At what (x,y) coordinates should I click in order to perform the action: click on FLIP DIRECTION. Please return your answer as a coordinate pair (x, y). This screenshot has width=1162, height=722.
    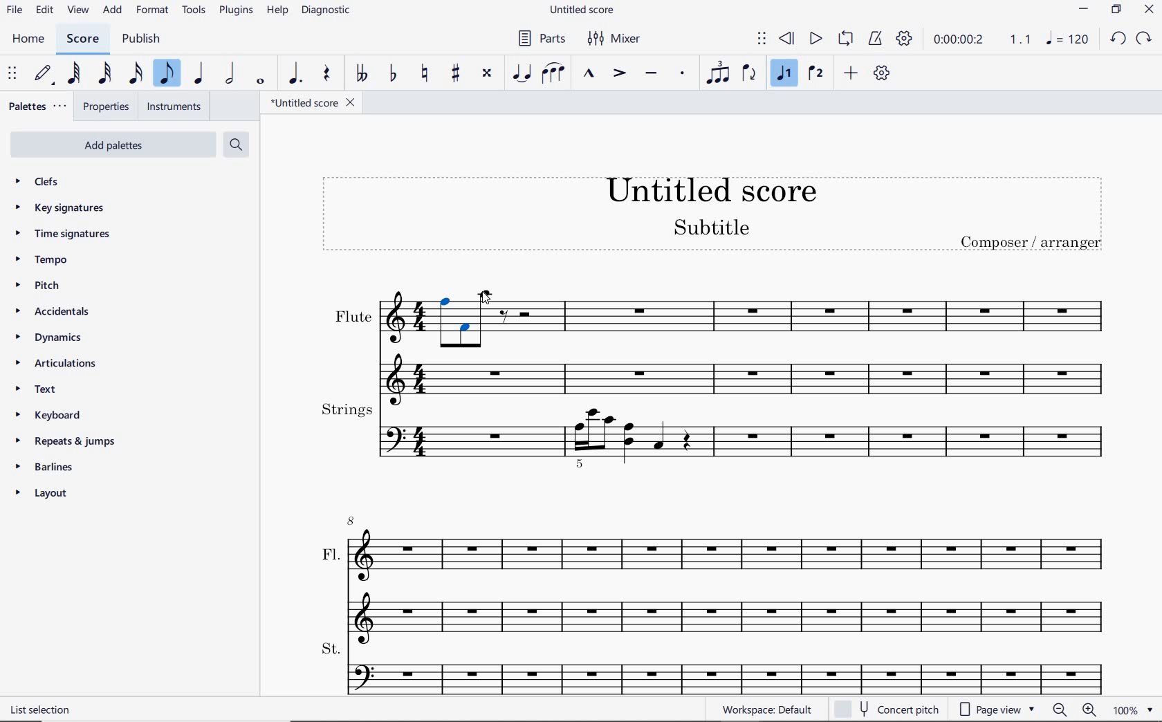
    Looking at the image, I should click on (748, 74).